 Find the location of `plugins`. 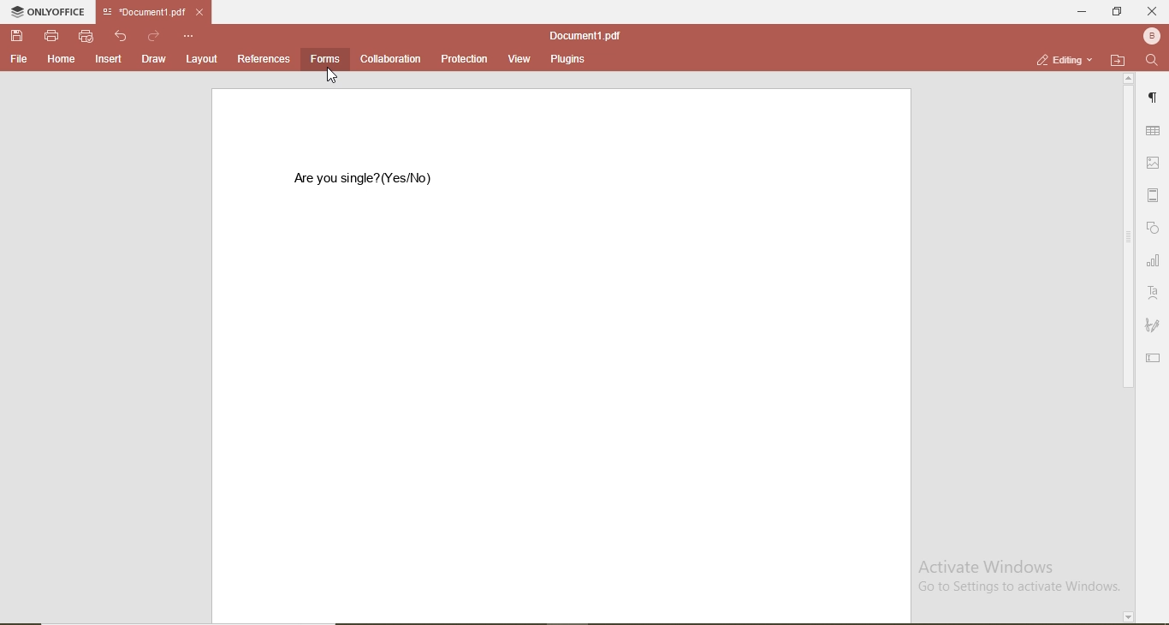

plugins is located at coordinates (565, 59).